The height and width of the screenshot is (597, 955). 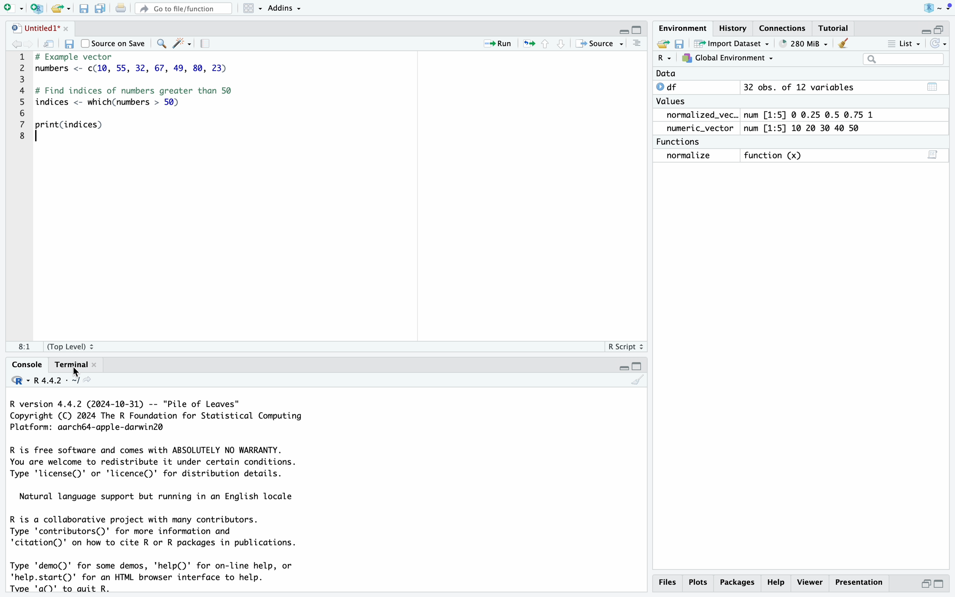 What do you see at coordinates (858, 580) in the screenshot?
I see `Presentation` at bounding box center [858, 580].